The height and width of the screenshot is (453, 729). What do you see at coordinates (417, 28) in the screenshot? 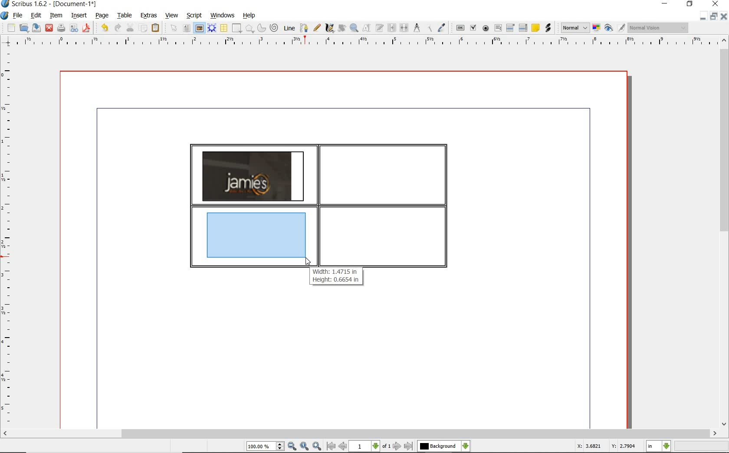
I see `measurements` at bounding box center [417, 28].